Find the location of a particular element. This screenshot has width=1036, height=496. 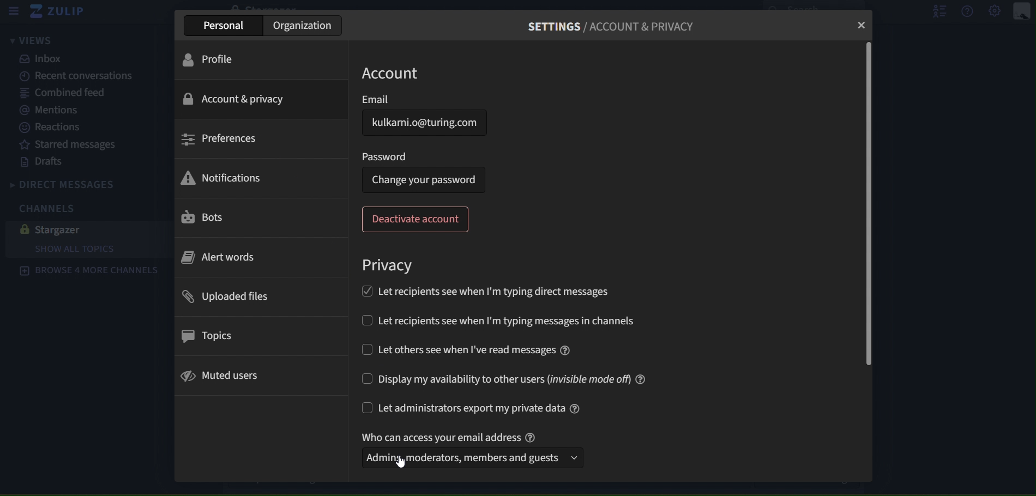

let others see when i've read messages is located at coordinates (466, 349).